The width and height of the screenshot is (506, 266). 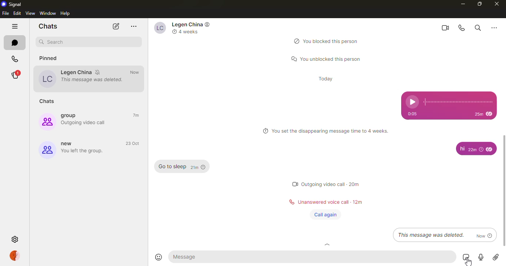 I want to click on settings, so click(x=15, y=240).